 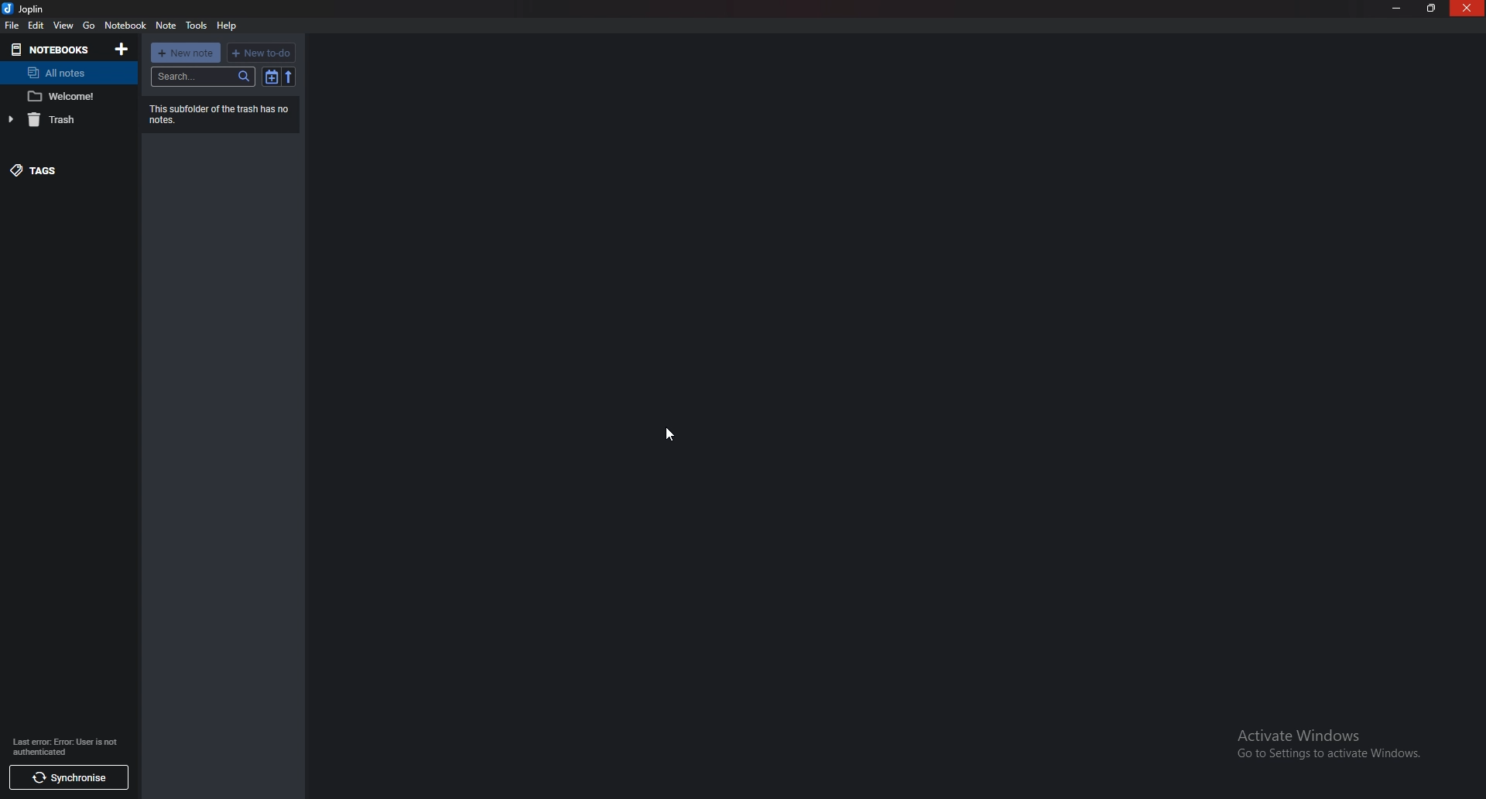 I want to click on All notes, so click(x=62, y=74).